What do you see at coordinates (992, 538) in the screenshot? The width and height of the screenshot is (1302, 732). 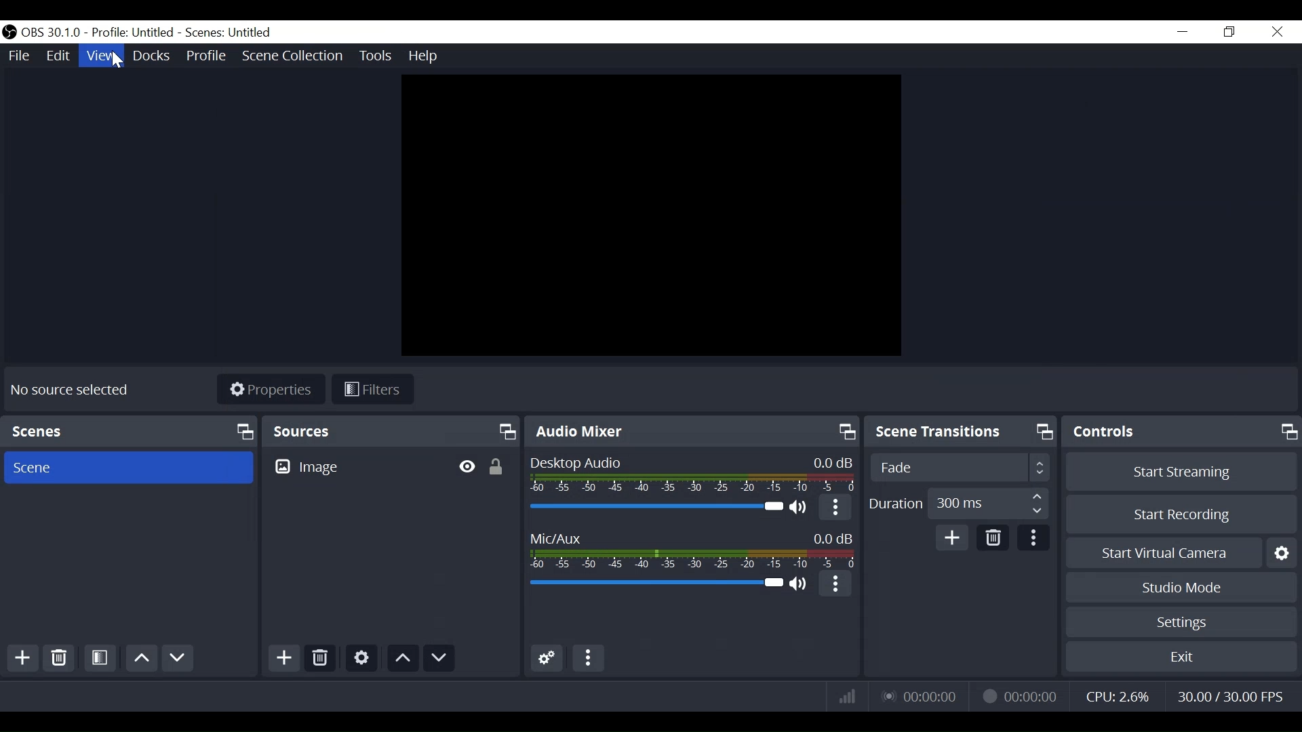 I see `Delete` at bounding box center [992, 538].